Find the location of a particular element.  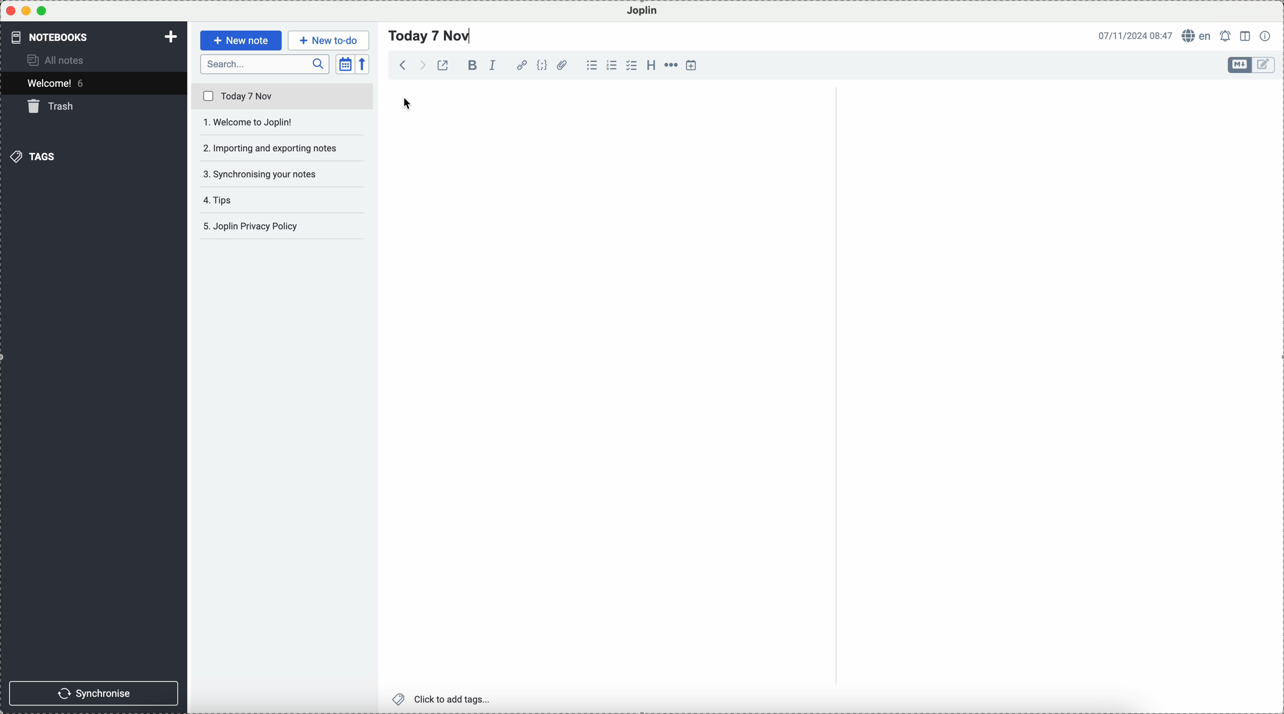

synchronise button is located at coordinates (93, 694).